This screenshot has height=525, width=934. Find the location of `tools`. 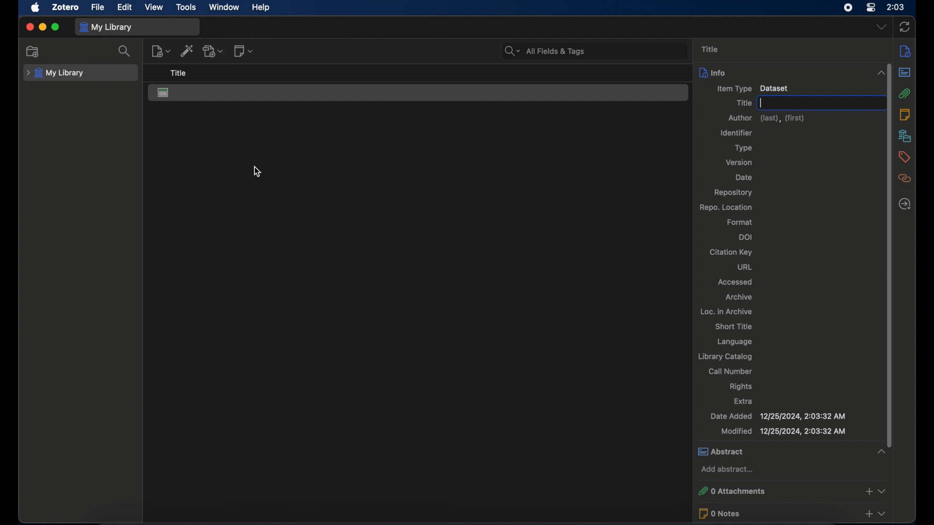

tools is located at coordinates (186, 7).